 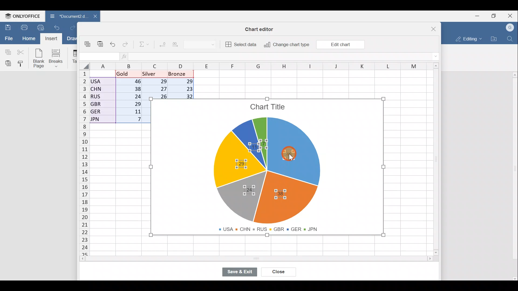 I want to click on Find, so click(x=511, y=38).